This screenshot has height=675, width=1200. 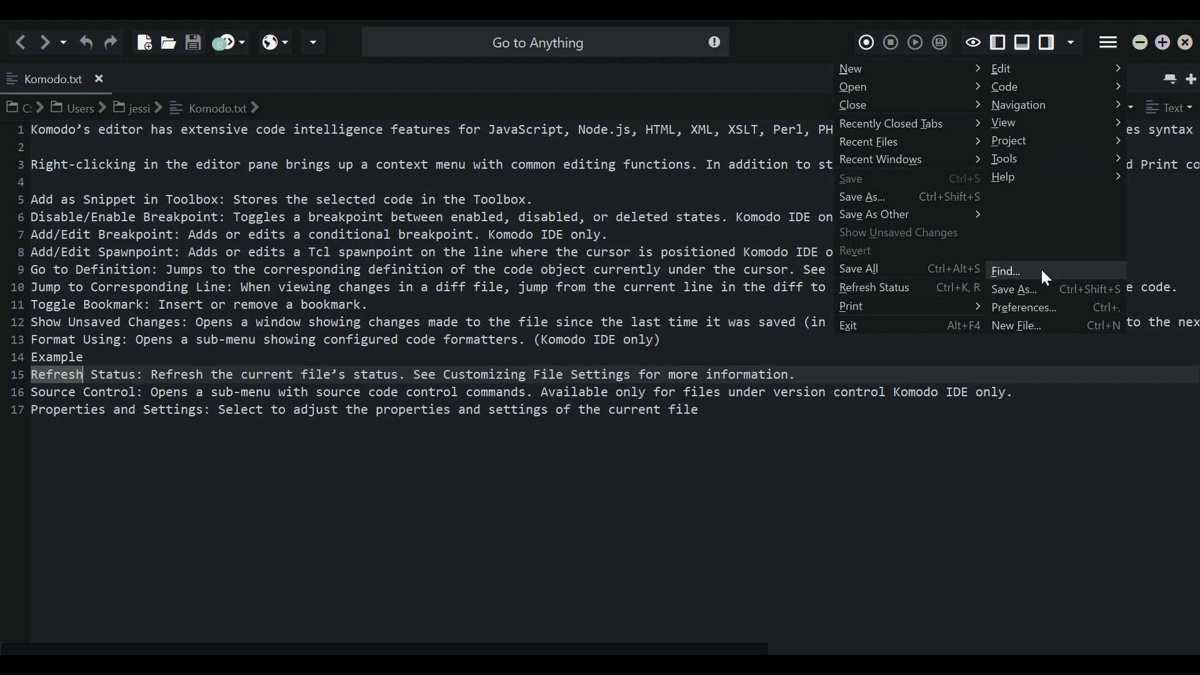 What do you see at coordinates (907, 269) in the screenshot?
I see `Save All` at bounding box center [907, 269].